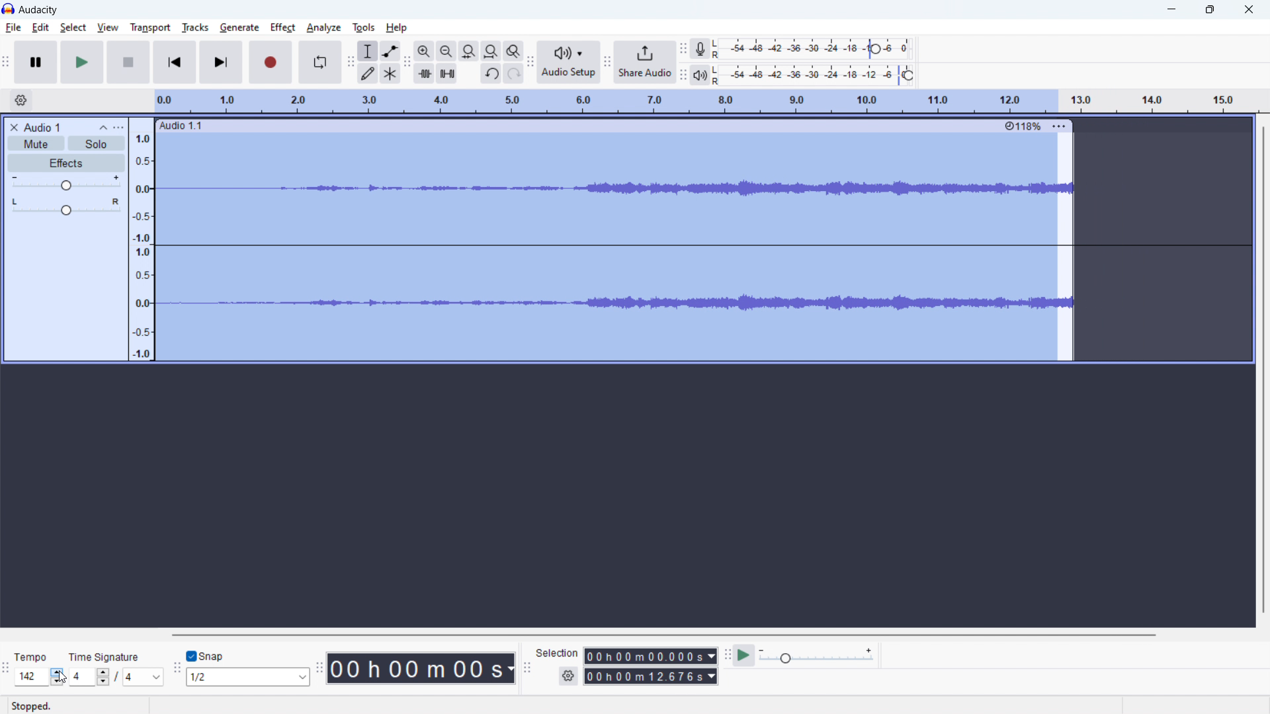 This screenshot has height=714, width=1270. What do you see at coordinates (1210, 10) in the screenshot?
I see `Restore` at bounding box center [1210, 10].